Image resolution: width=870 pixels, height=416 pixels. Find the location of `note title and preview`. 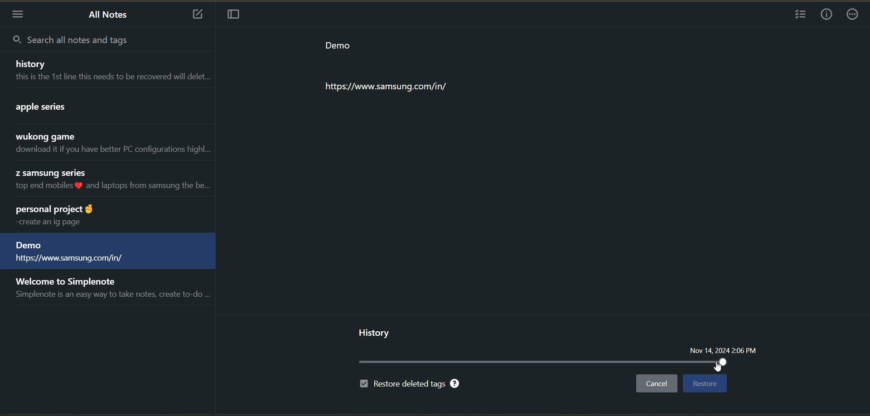

note title and preview is located at coordinates (108, 108).